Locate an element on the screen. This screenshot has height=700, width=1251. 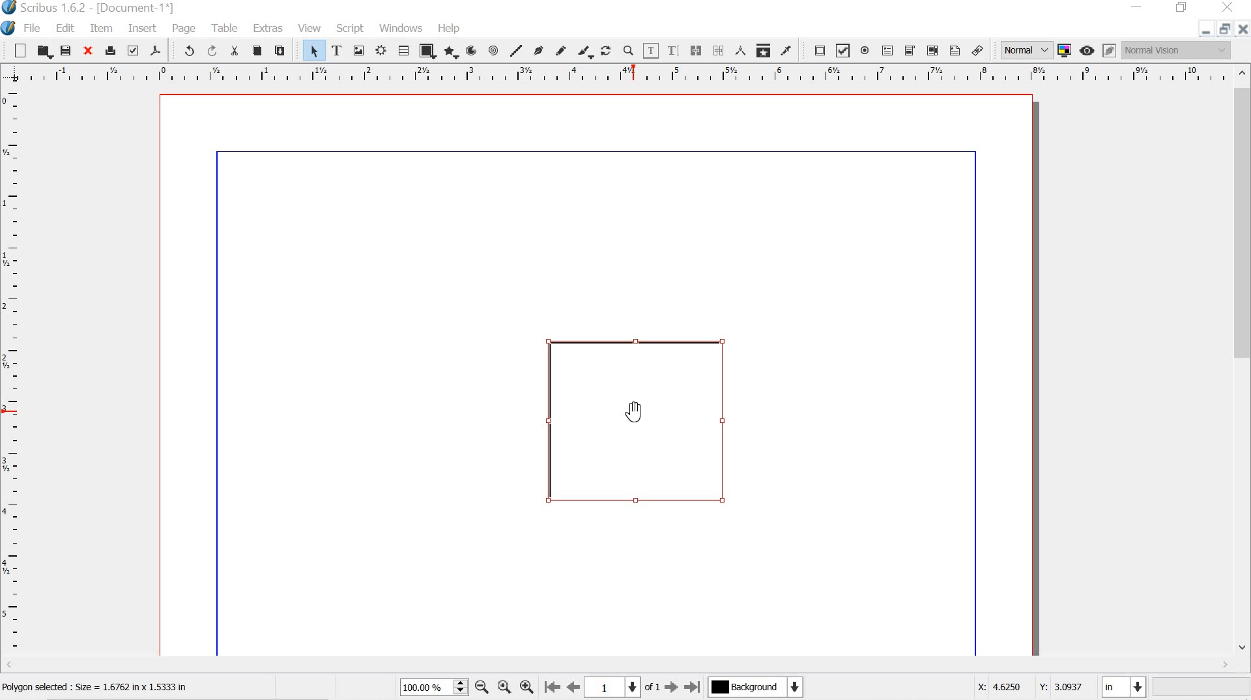
link annotation is located at coordinates (980, 50).